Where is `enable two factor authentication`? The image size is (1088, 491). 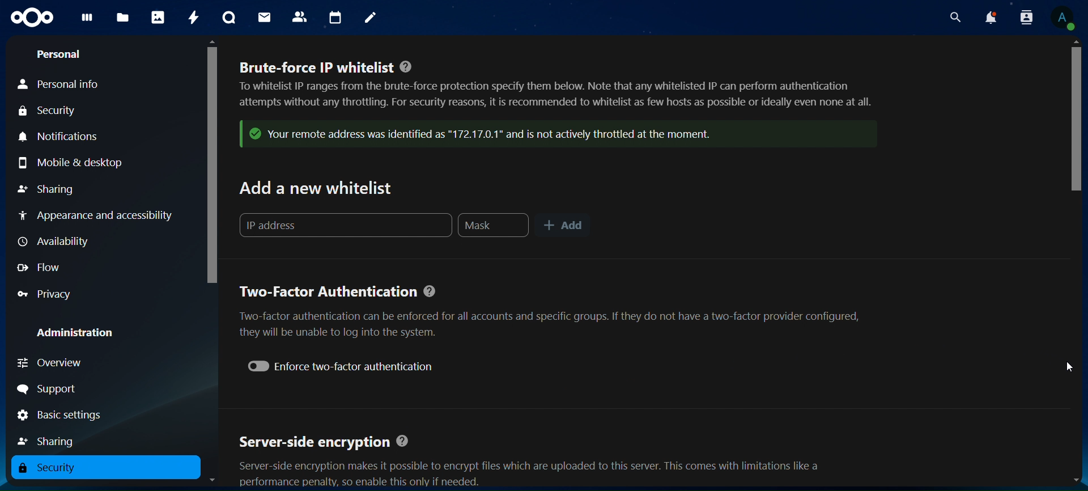
enable two factor authentication is located at coordinates (346, 366).